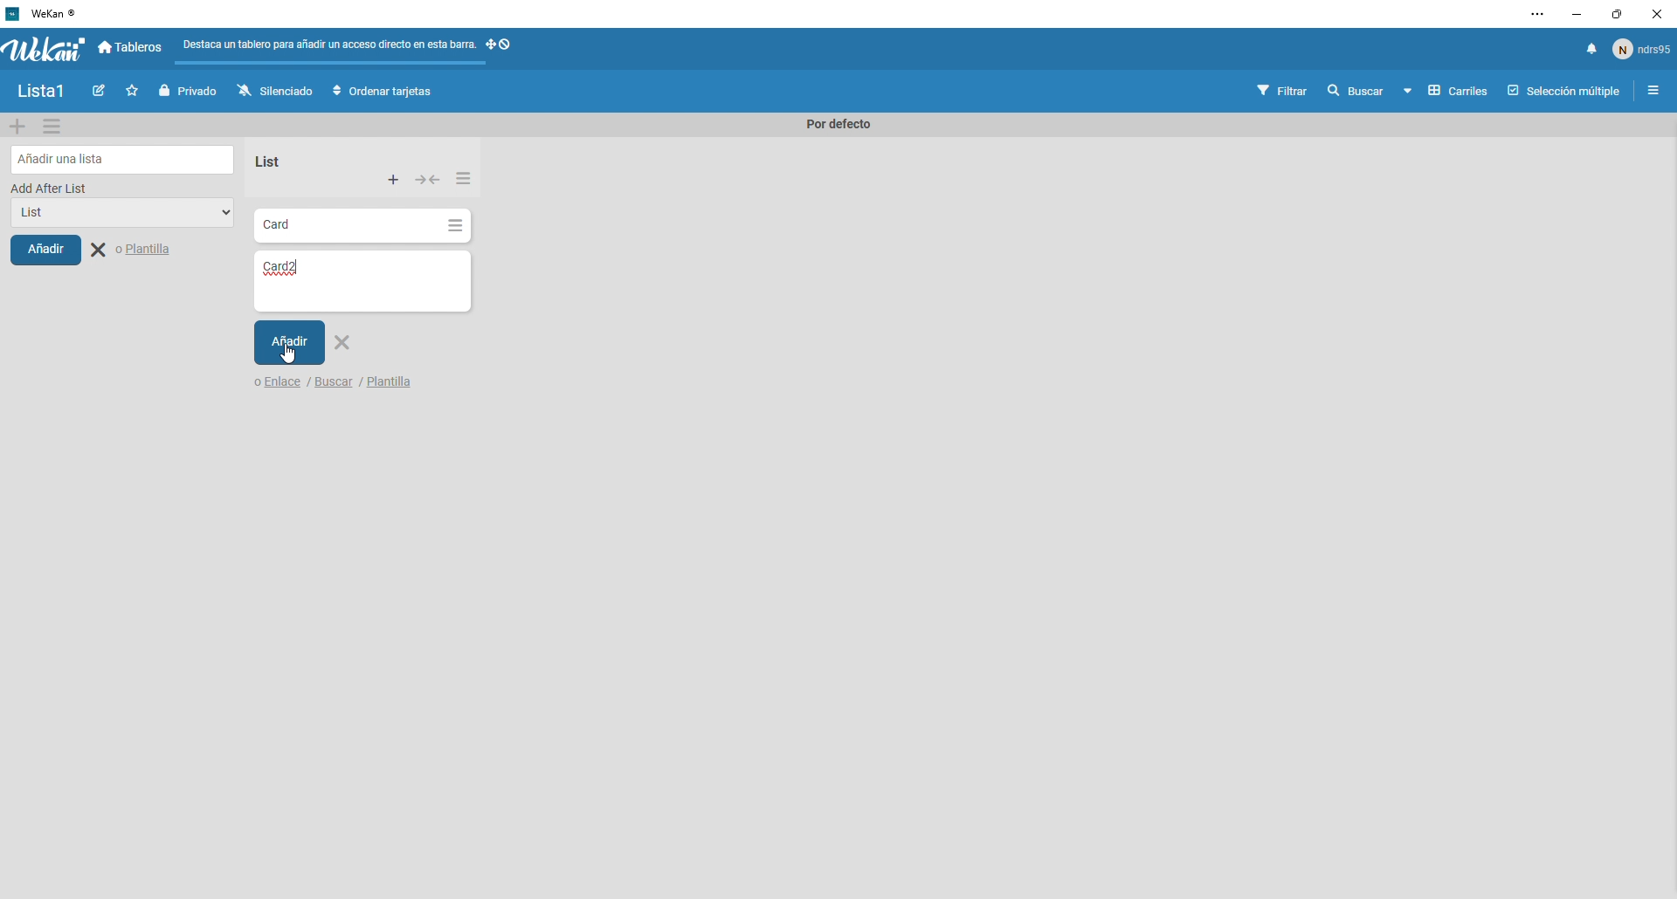  I want to click on Actions, so click(503, 50).